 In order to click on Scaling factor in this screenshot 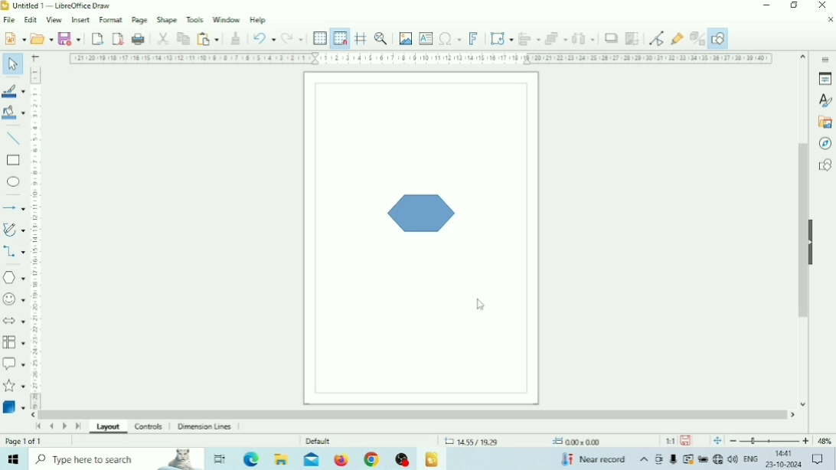, I will do `click(670, 441)`.